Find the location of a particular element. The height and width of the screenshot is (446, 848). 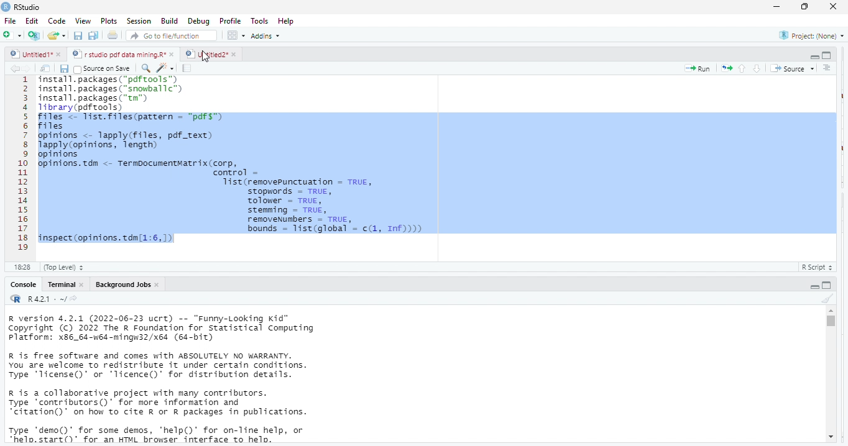

close is located at coordinates (61, 55).